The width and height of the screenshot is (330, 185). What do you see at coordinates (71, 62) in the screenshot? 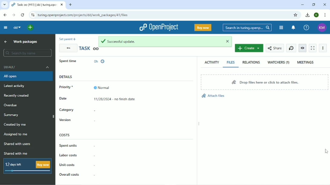
I see `In progress` at bounding box center [71, 62].